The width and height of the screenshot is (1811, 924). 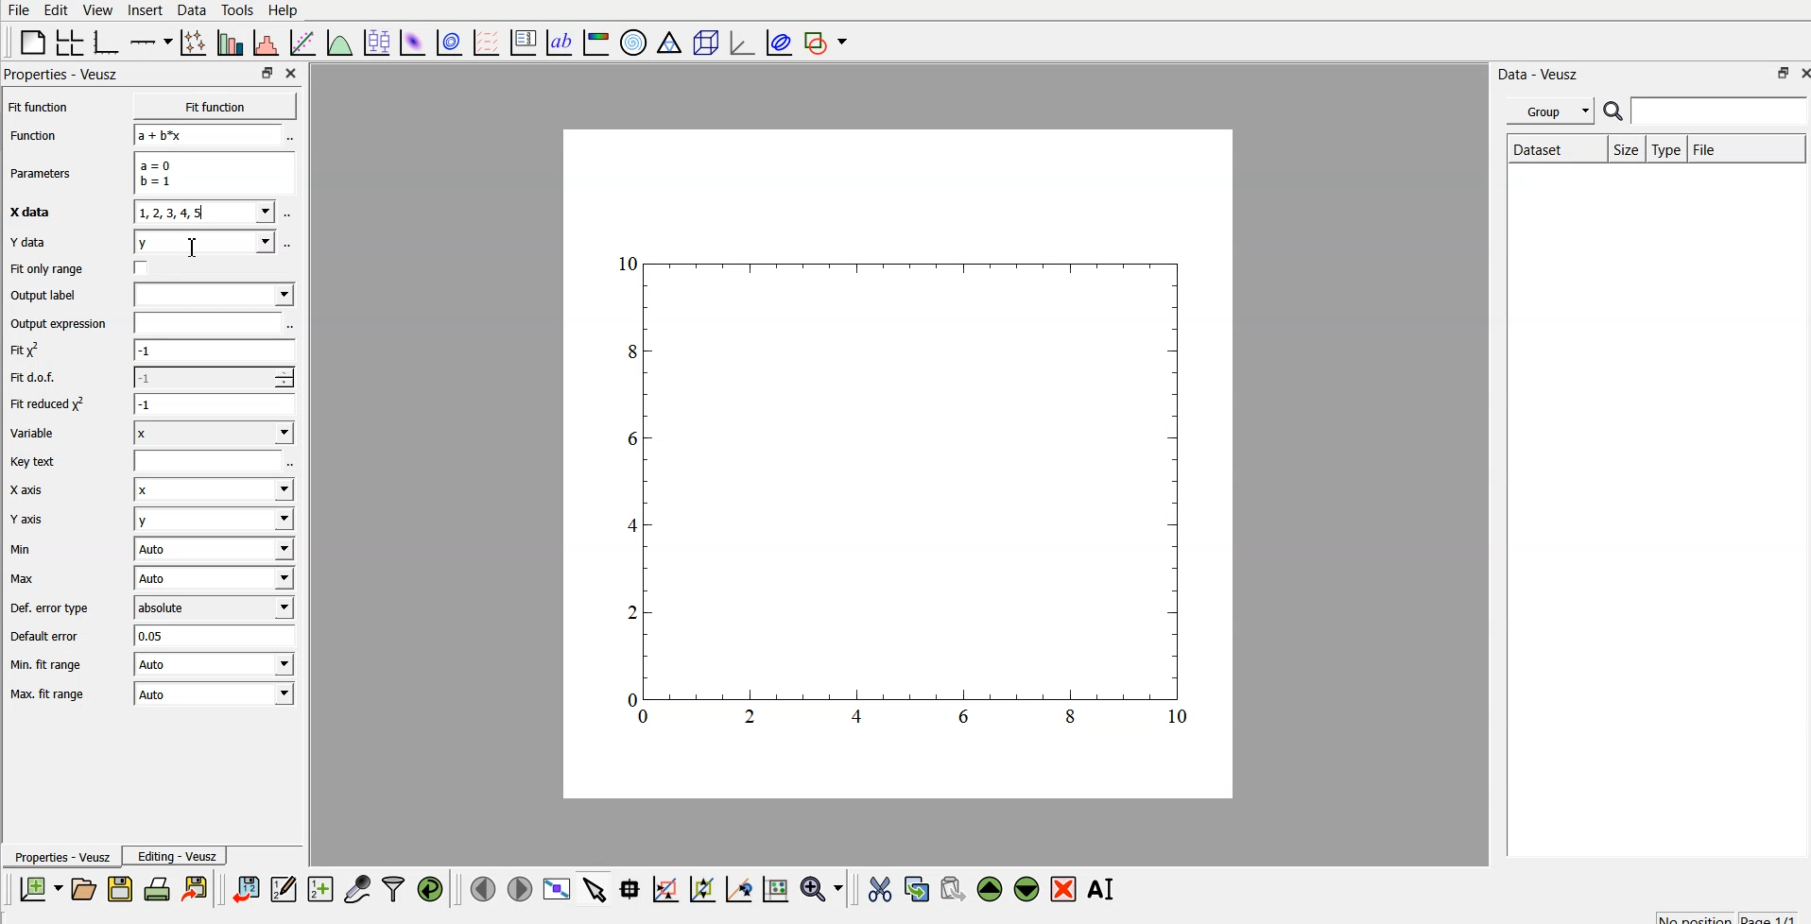 What do you see at coordinates (216, 490) in the screenshot?
I see `` at bounding box center [216, 490].